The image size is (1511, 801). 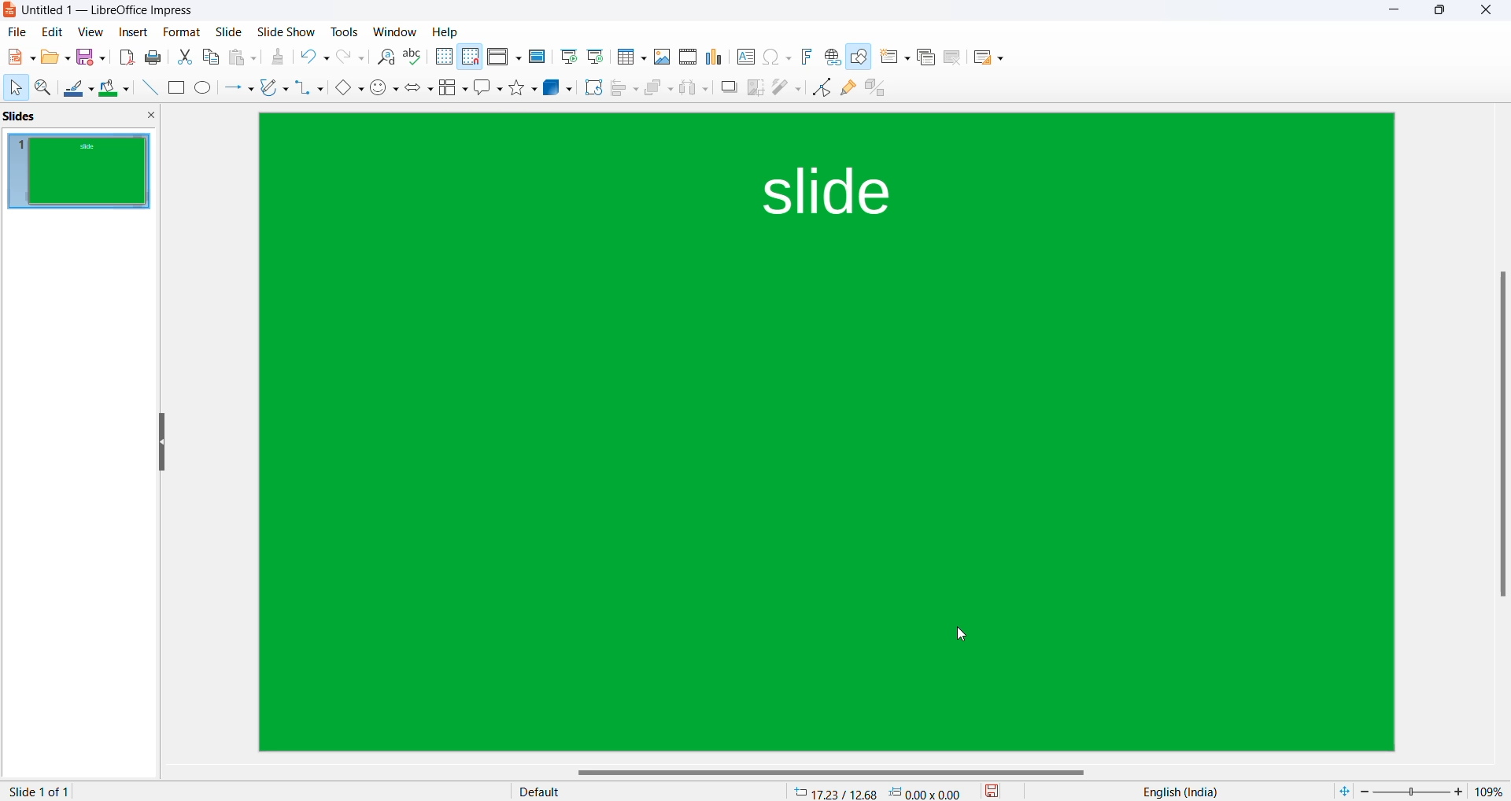 What do you see at coordinates (126, 57) in the screenshot?
I see `export as pdf ` at bounding box center [126, 57].